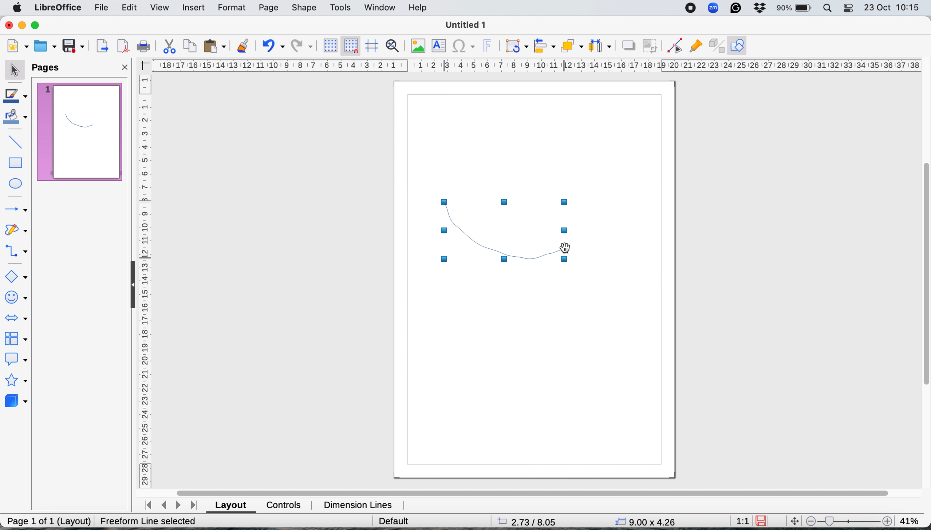 The width and height of the screenshot is (931, 530). What do you see at coordinates (146, 282) in the screenshot?
I see `vertical scale` at bounding box center [146, 282].